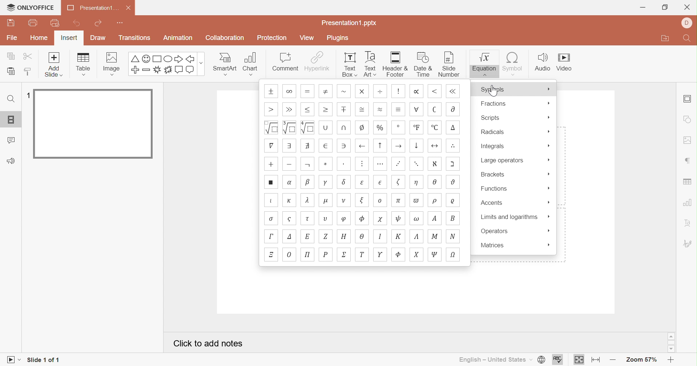 The height and width of the screenshot is (366, 697). Describe the element at coordinates (543, 62) in the screenshot. I see `Audio` at that location.